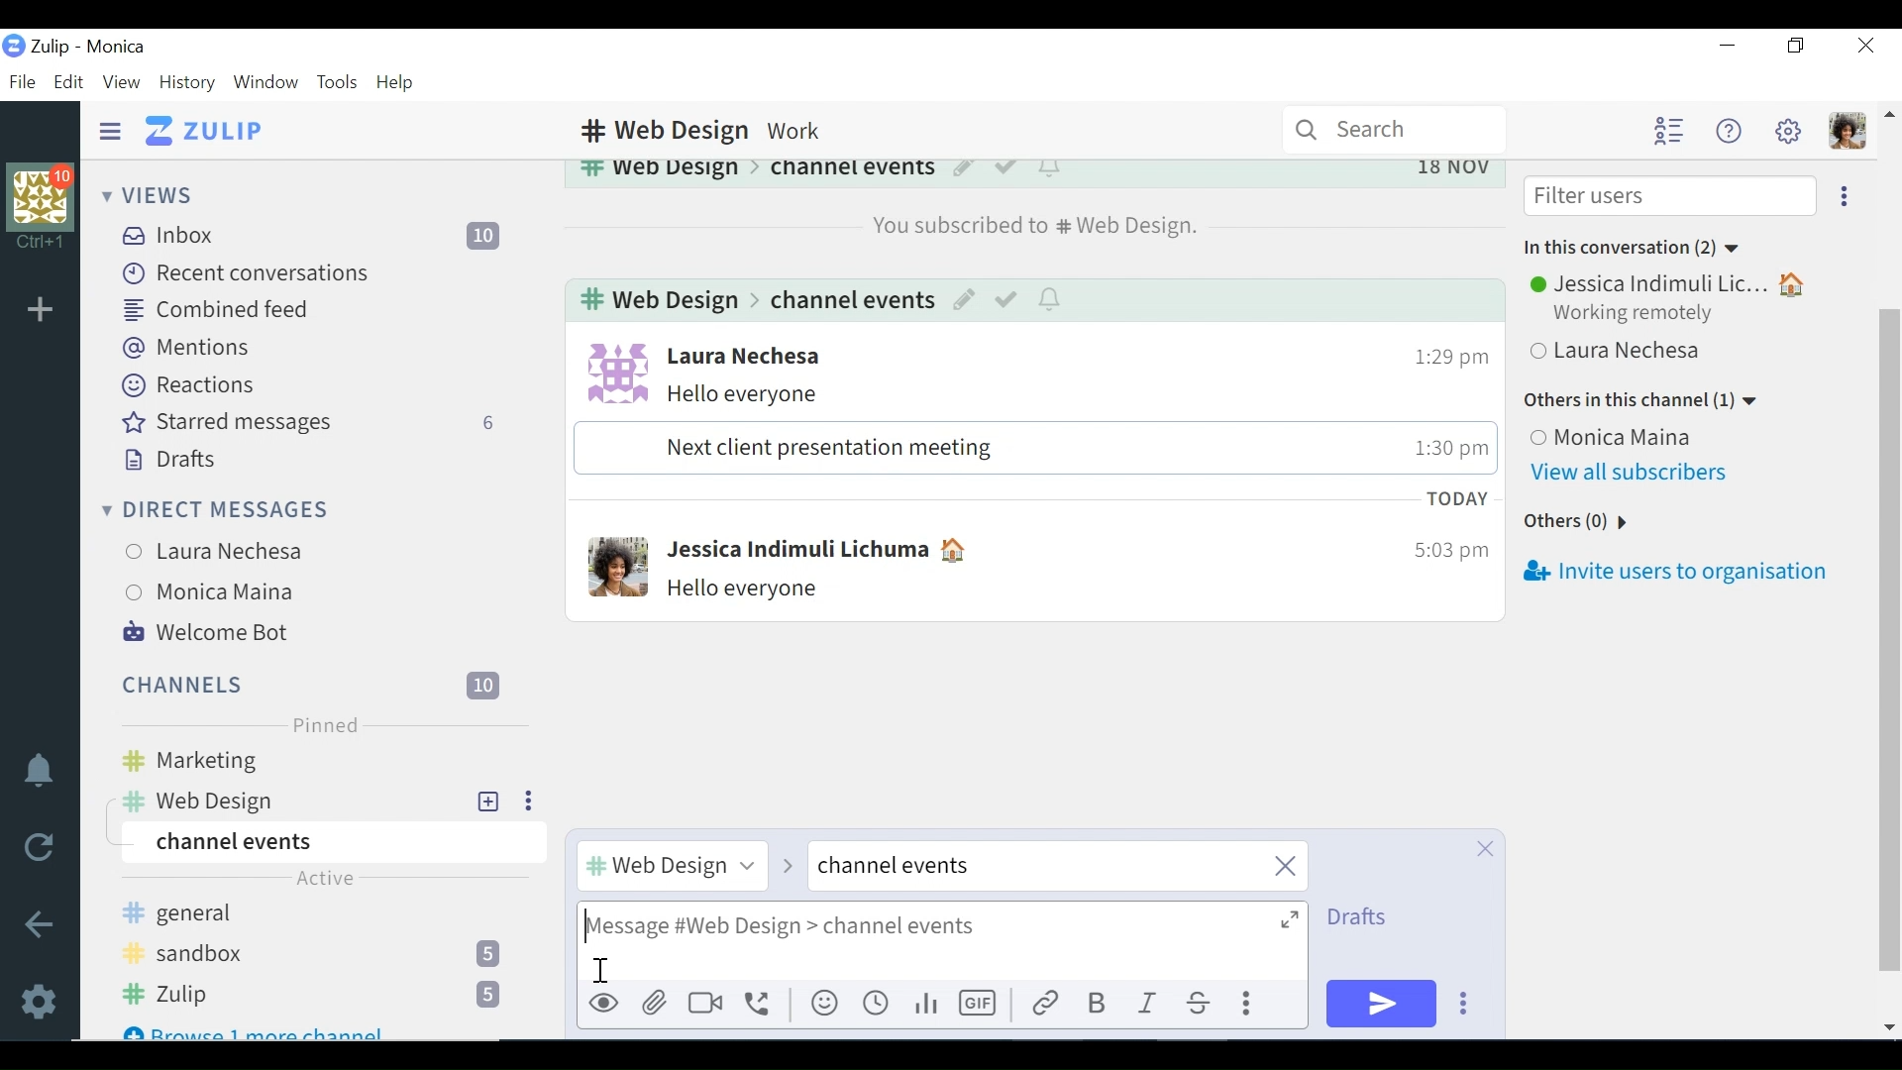  What do you see at coordinates (120, 80) in the screenshot?
I see `View` at bounding box center [120, 80].